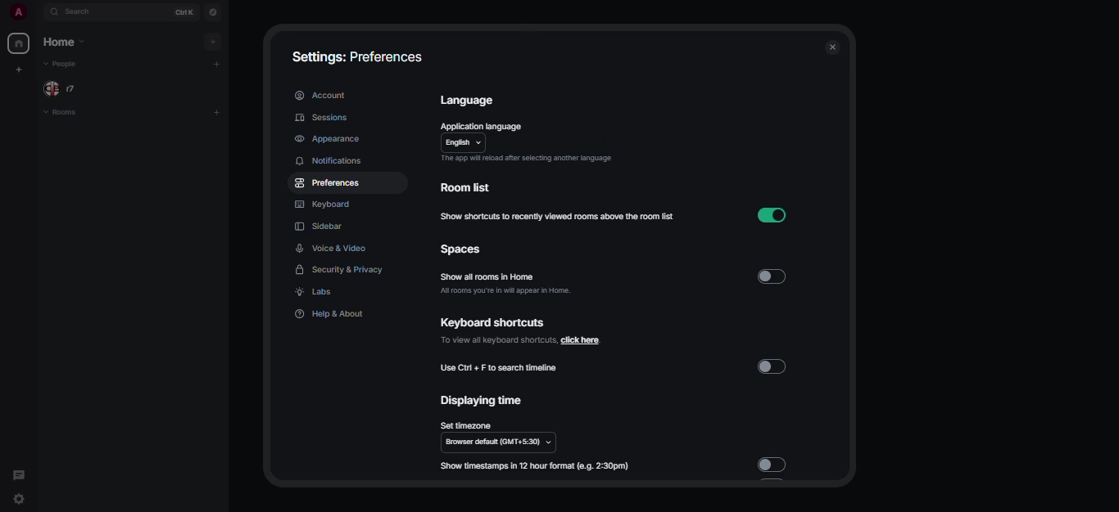 This screenshot has width=1119, height=512. Describe the element at coordinates (522, 342) in the screenshot. I see `click here` at that location.